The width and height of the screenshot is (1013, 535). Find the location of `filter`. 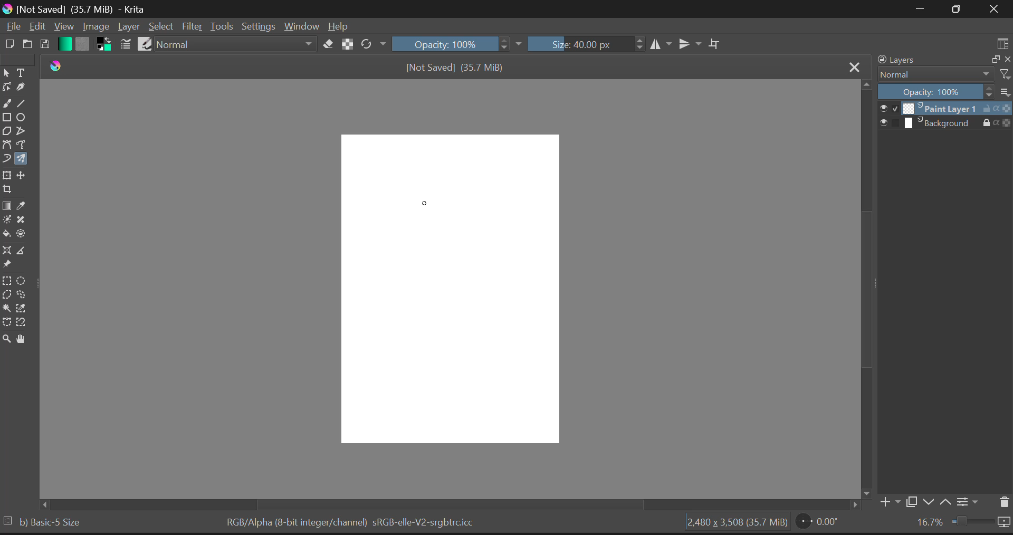

filter is located at coordinates (1004, 73).